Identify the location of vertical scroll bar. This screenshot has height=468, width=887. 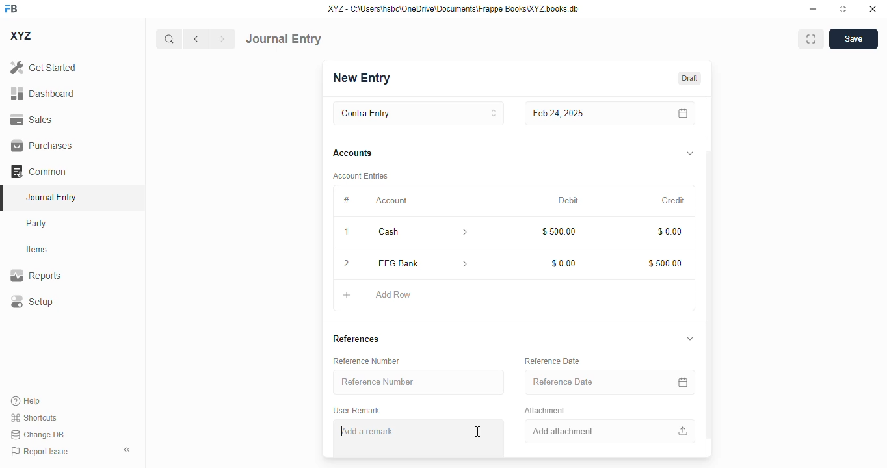
(709, 277).